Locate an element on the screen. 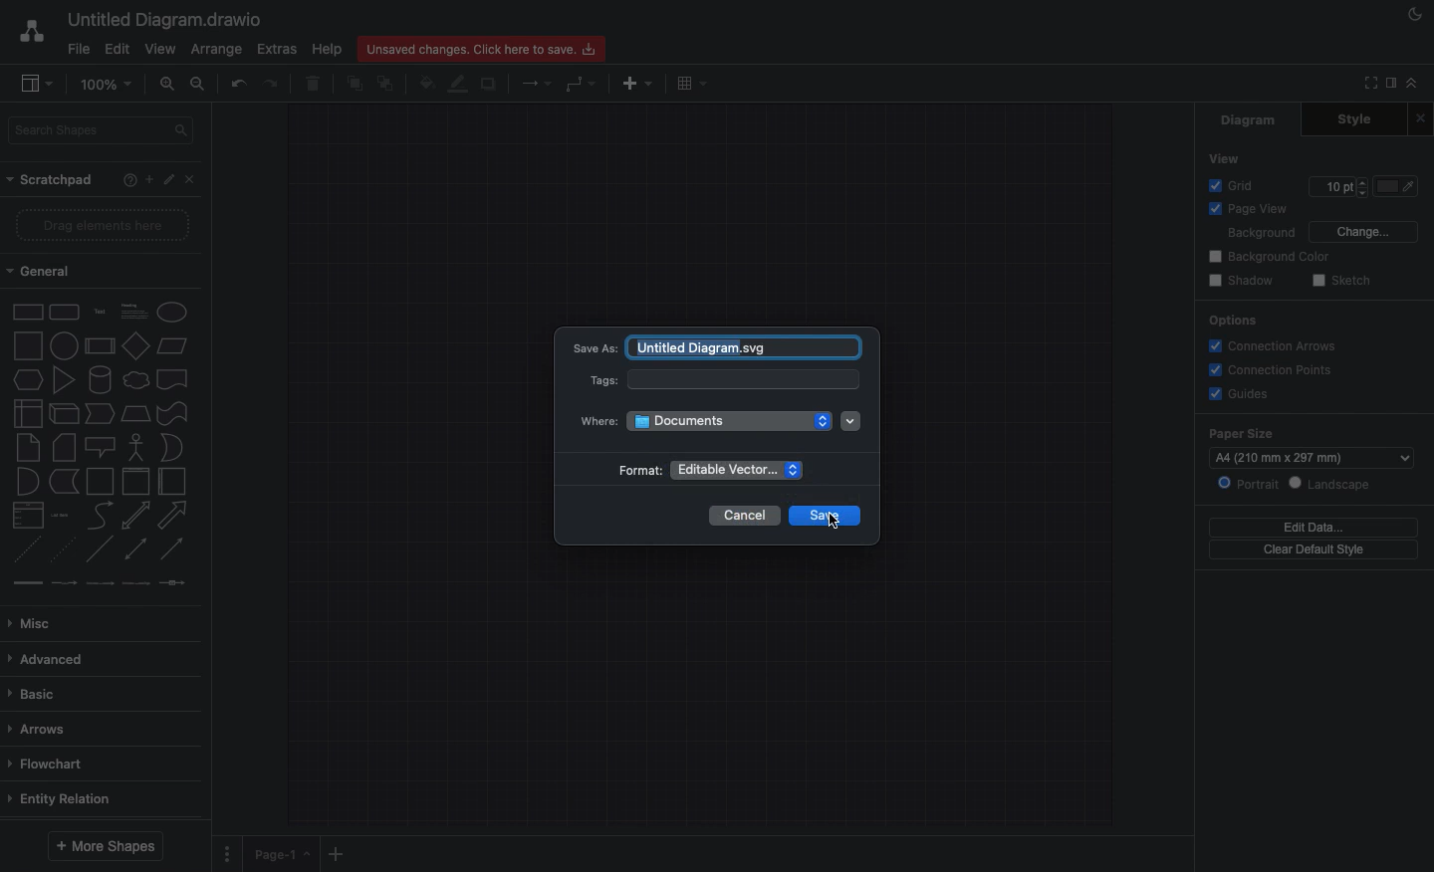  Extras is located at coordinates (276, 49).